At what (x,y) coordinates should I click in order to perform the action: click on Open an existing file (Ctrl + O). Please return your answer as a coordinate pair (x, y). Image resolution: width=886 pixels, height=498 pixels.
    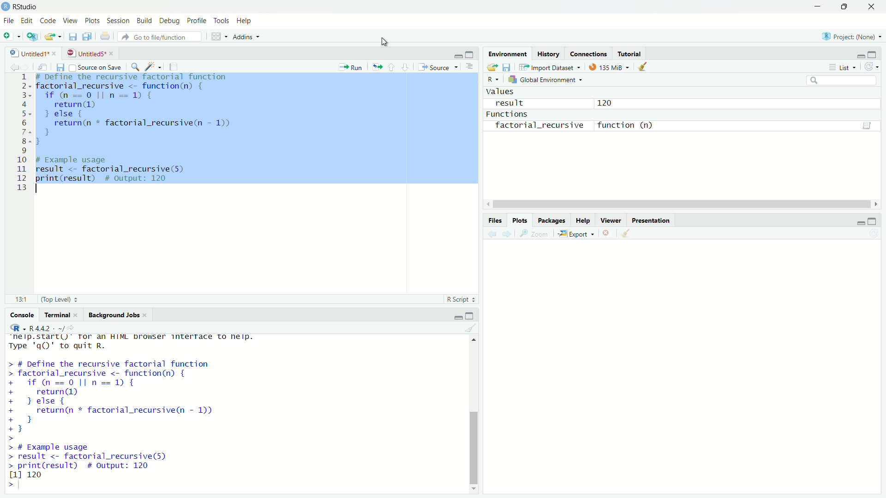
    Looking at the image, I should click on (53, 38).